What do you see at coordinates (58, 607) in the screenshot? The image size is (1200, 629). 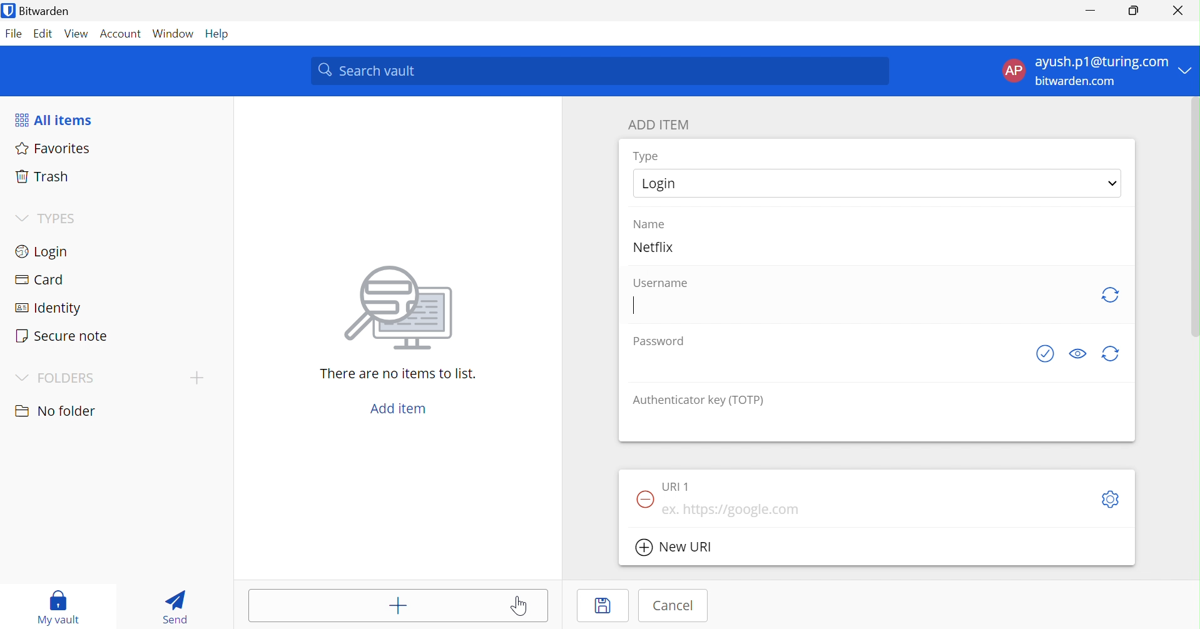 I see `My vault` at bounding box center [58, 607].